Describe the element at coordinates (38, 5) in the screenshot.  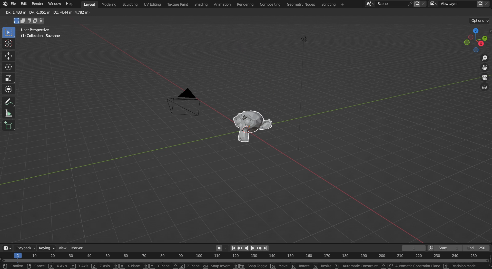
I see `Render` at that location.